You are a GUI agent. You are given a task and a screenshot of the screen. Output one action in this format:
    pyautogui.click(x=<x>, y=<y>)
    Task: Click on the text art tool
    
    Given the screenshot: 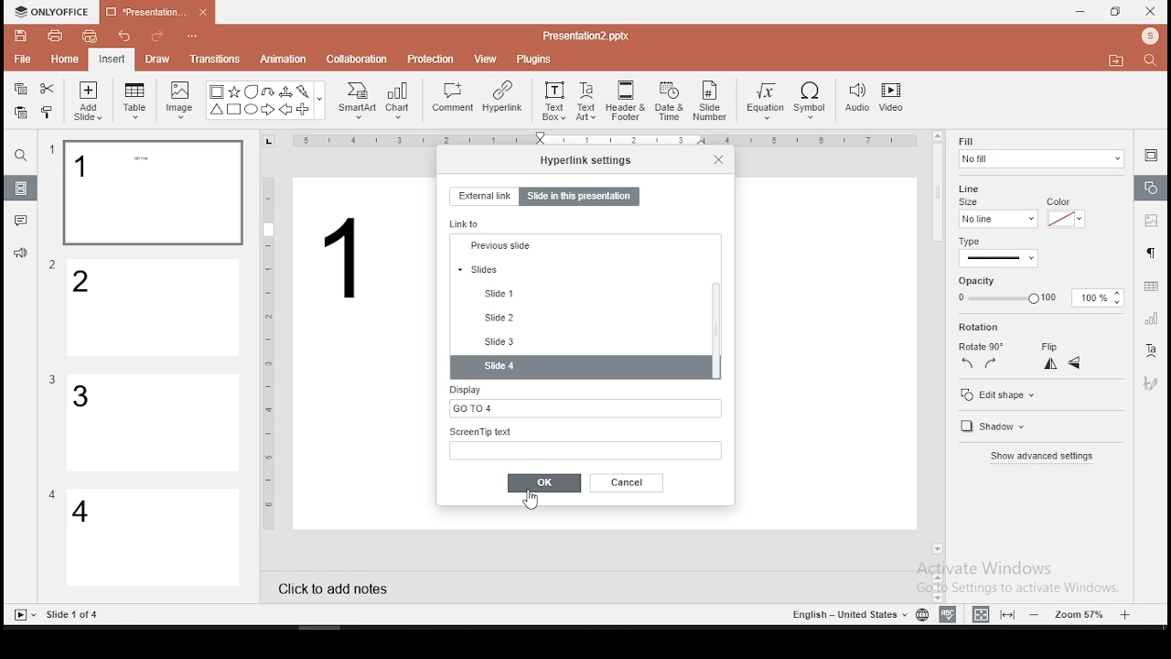 What is the action you would take?
    pyautogui.click(x=1150, y=351)
    